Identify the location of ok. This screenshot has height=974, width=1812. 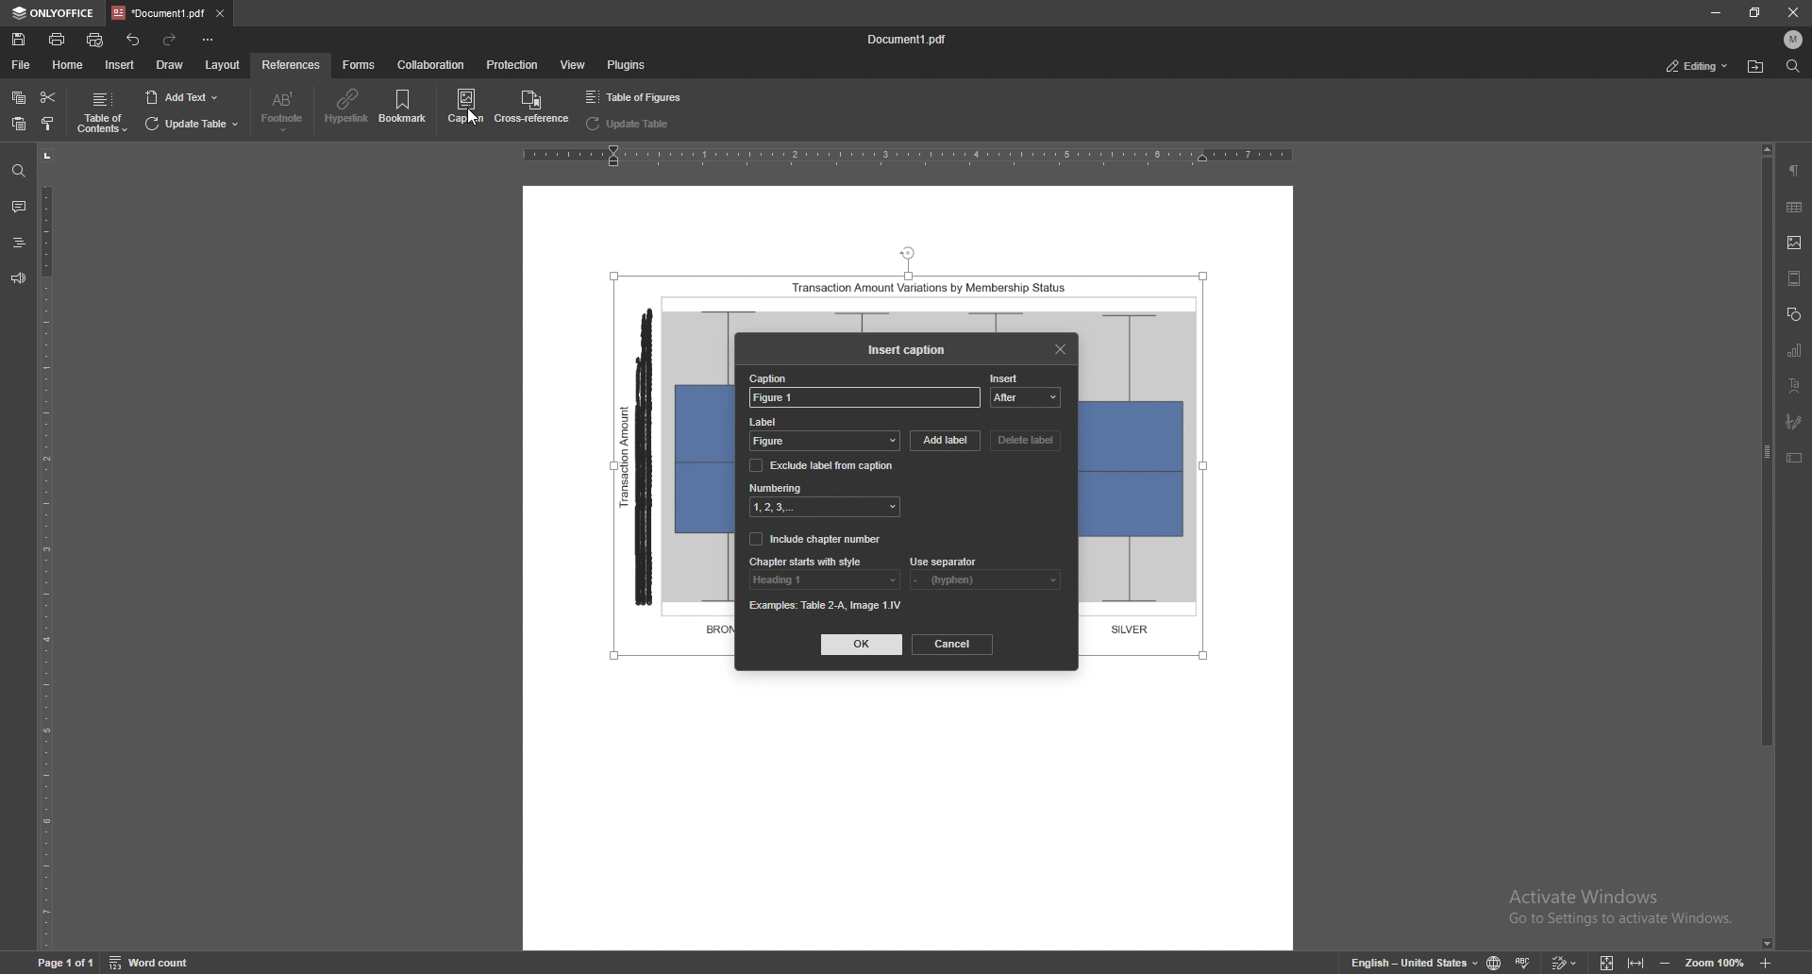
(862, 645).